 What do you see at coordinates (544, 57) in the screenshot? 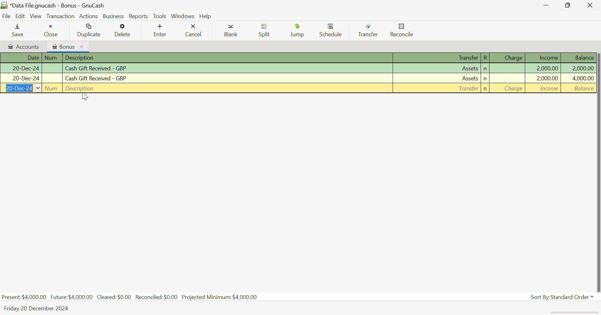
I see `Income` at bounding box center [544, 57].